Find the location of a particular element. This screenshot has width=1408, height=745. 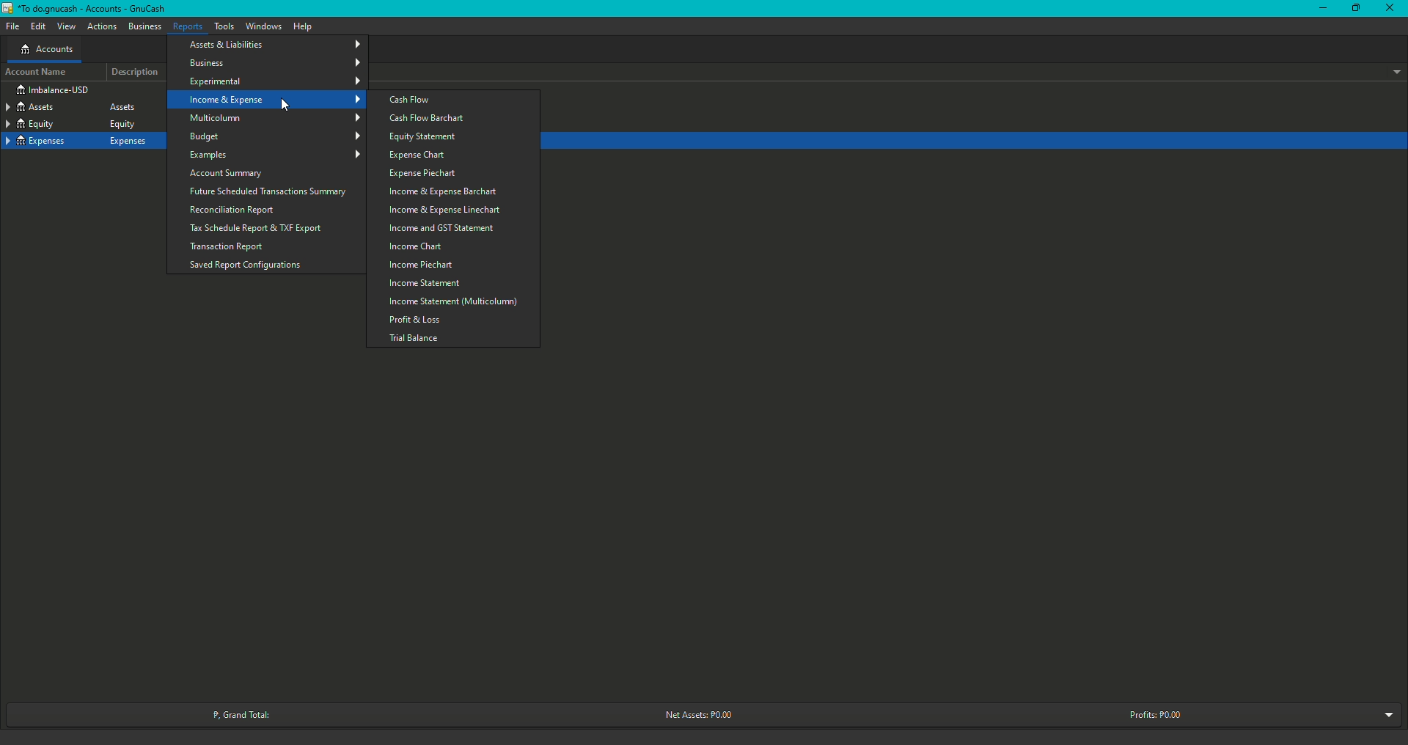

Income Statement is located at coordinates (425, 285).